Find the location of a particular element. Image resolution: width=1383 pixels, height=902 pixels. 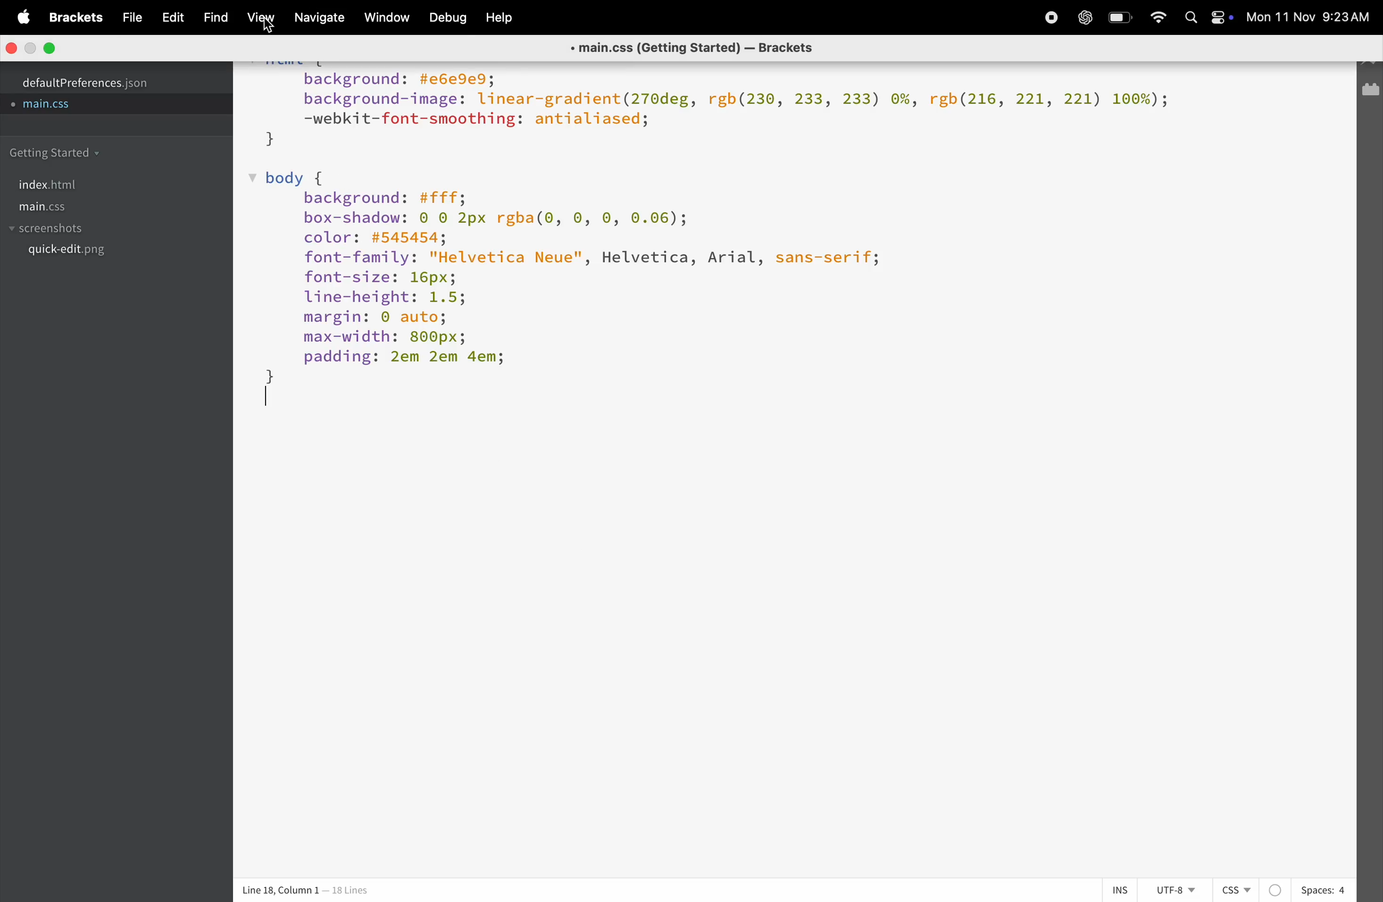

cursor is located at coordinates (270, 27).